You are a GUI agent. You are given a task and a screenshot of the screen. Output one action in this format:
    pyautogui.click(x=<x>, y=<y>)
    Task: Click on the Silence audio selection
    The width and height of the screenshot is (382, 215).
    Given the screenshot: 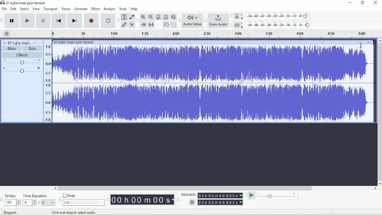 What is the action you would take?
    pyautogui.click(x=151, y=25)
    